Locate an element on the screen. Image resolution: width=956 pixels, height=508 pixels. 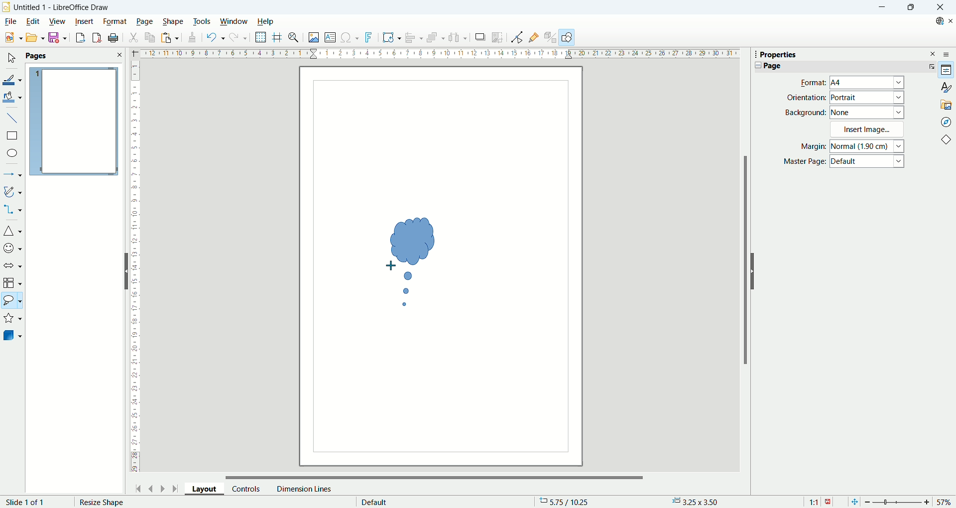
Default is located at coordinates (868, 162).